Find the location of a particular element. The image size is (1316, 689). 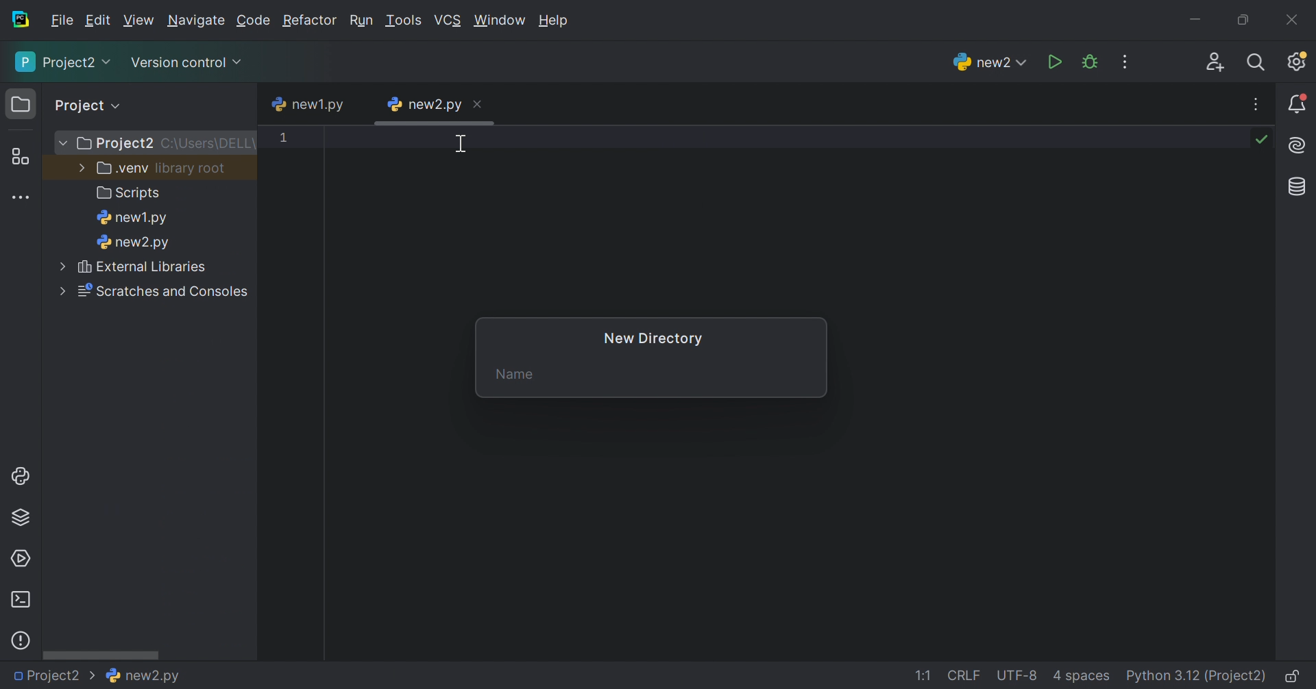

More is located at coordinates (61, 264).